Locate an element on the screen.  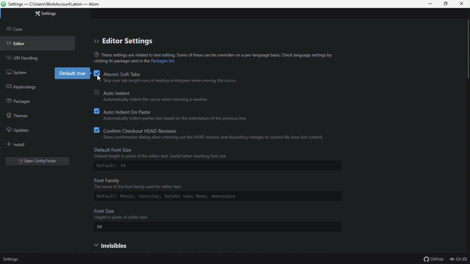
github is located at coordinates (433, 259).